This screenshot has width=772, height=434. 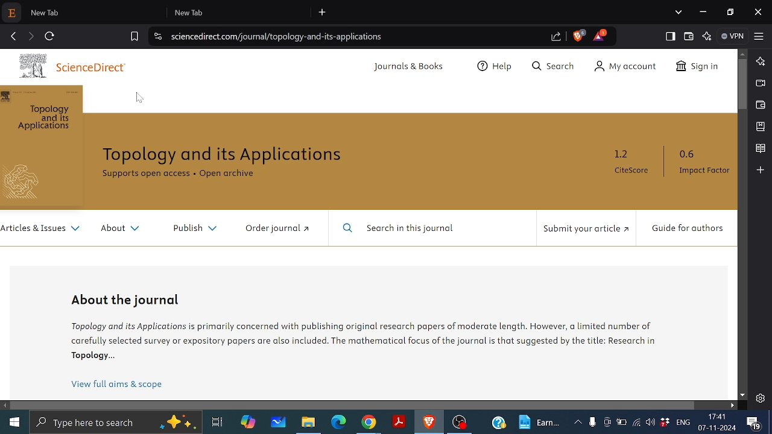 I want to click on Minimize, so click(x=704, y=13).